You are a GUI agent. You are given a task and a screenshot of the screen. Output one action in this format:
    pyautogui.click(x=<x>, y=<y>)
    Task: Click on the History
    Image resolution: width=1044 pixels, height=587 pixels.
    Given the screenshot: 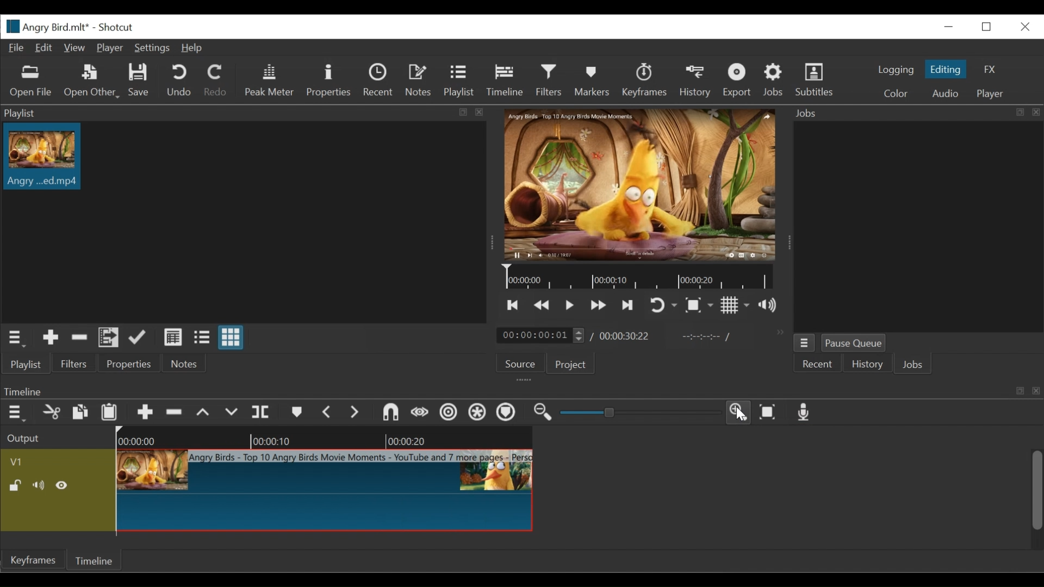 What is the action you would take?
    pyautogui.click(x=867, y=363)
    